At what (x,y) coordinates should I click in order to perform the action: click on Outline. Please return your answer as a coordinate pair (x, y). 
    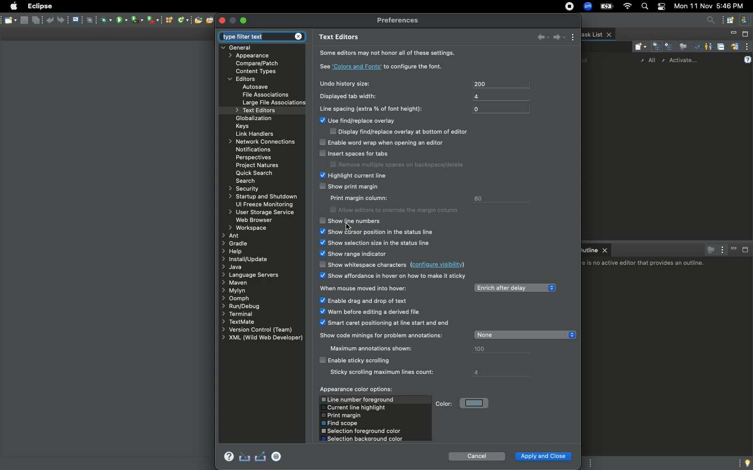
    Looking at the image, I should click on (597, 250).